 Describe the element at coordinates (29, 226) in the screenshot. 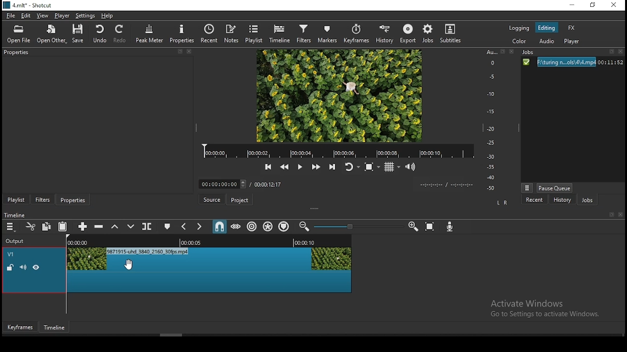

I see `cut` at that location.